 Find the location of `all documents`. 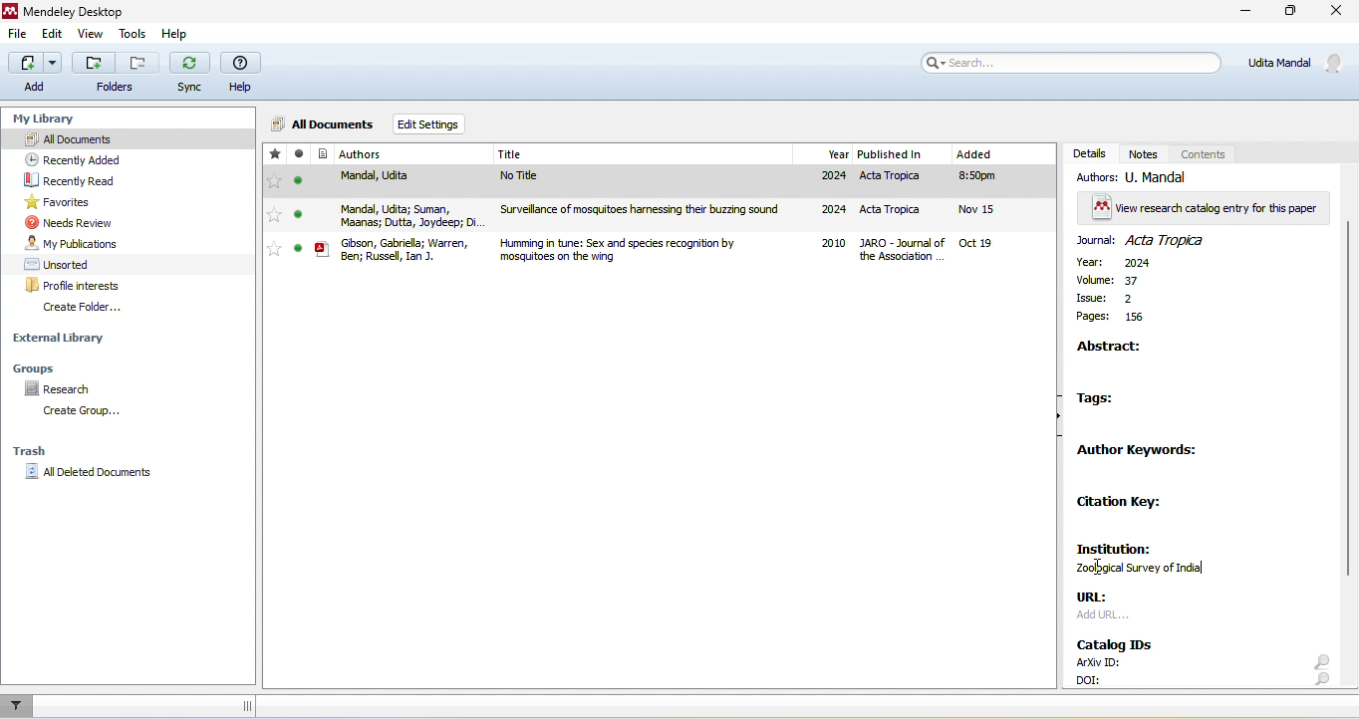

all documents is located at coordinates (322, 126).